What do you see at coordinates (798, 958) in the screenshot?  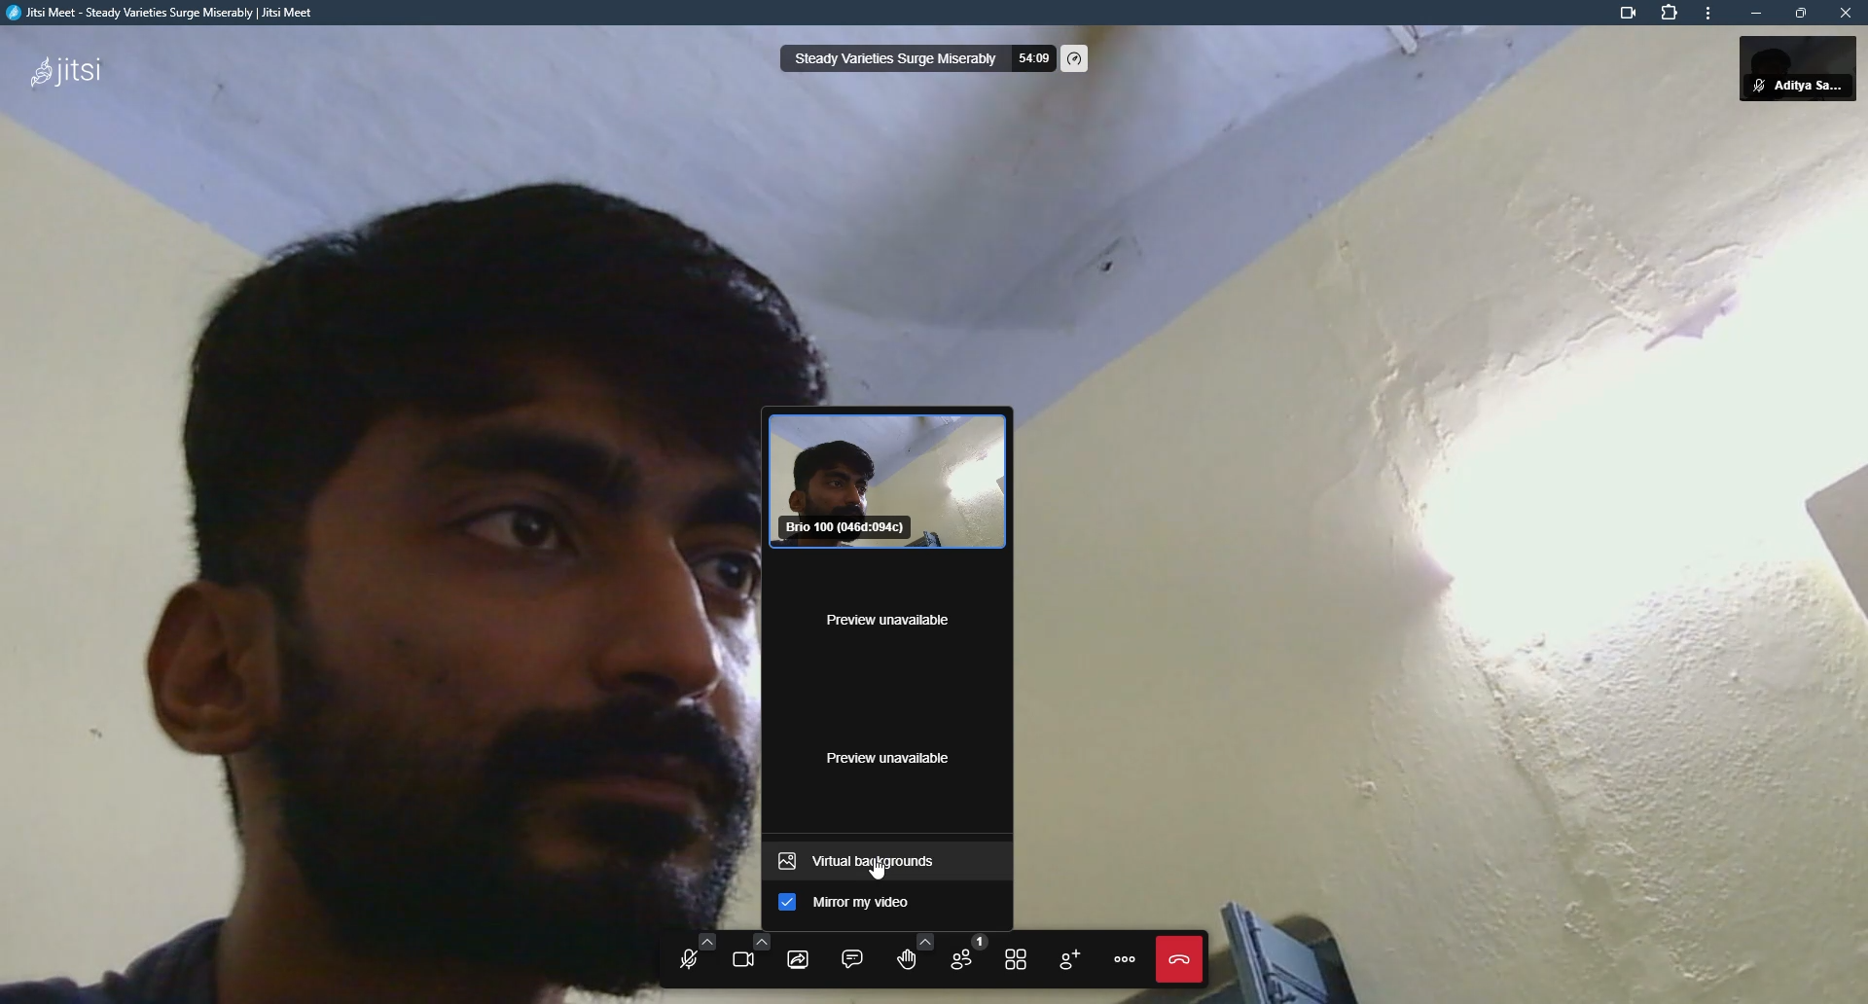 I see `share screen` at bounding box center [798, 958].